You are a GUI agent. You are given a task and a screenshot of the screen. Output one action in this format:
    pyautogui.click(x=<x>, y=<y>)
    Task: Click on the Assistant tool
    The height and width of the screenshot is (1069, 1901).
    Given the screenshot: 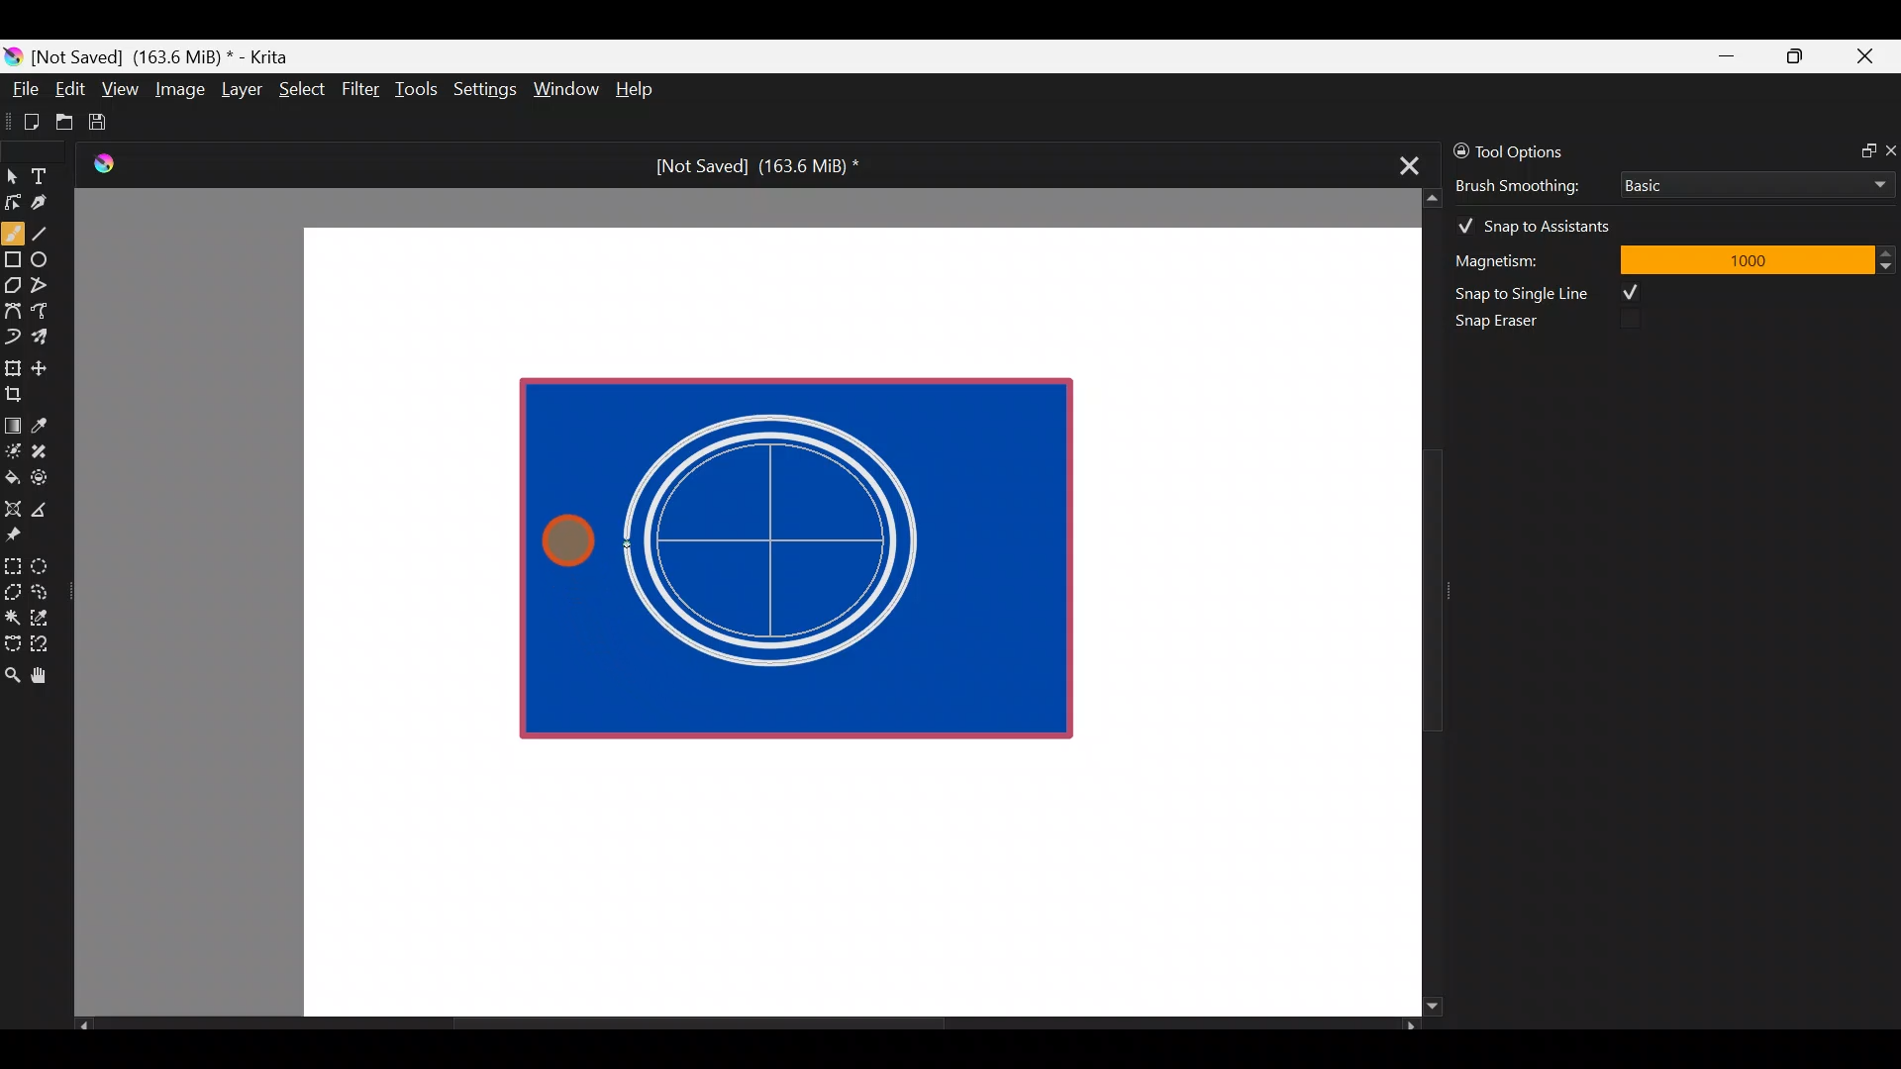 What is the action you would take?
    pyautogui.click(x=12, y=503)
    